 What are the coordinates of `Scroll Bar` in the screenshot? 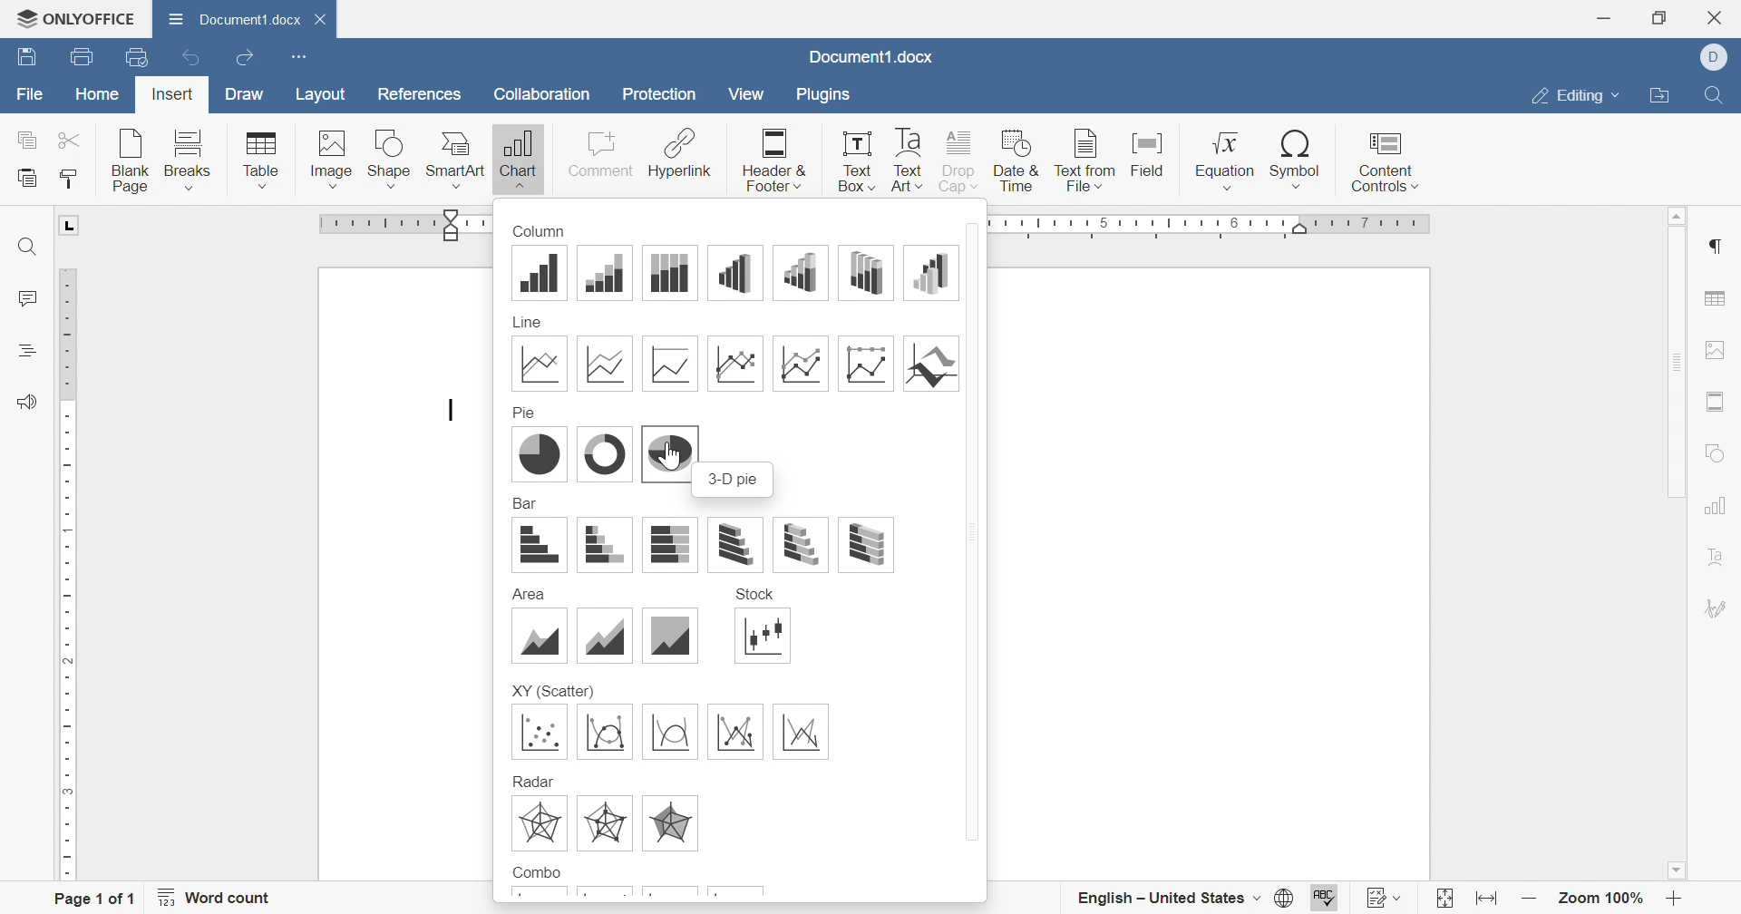 It's located at (1677, 363).